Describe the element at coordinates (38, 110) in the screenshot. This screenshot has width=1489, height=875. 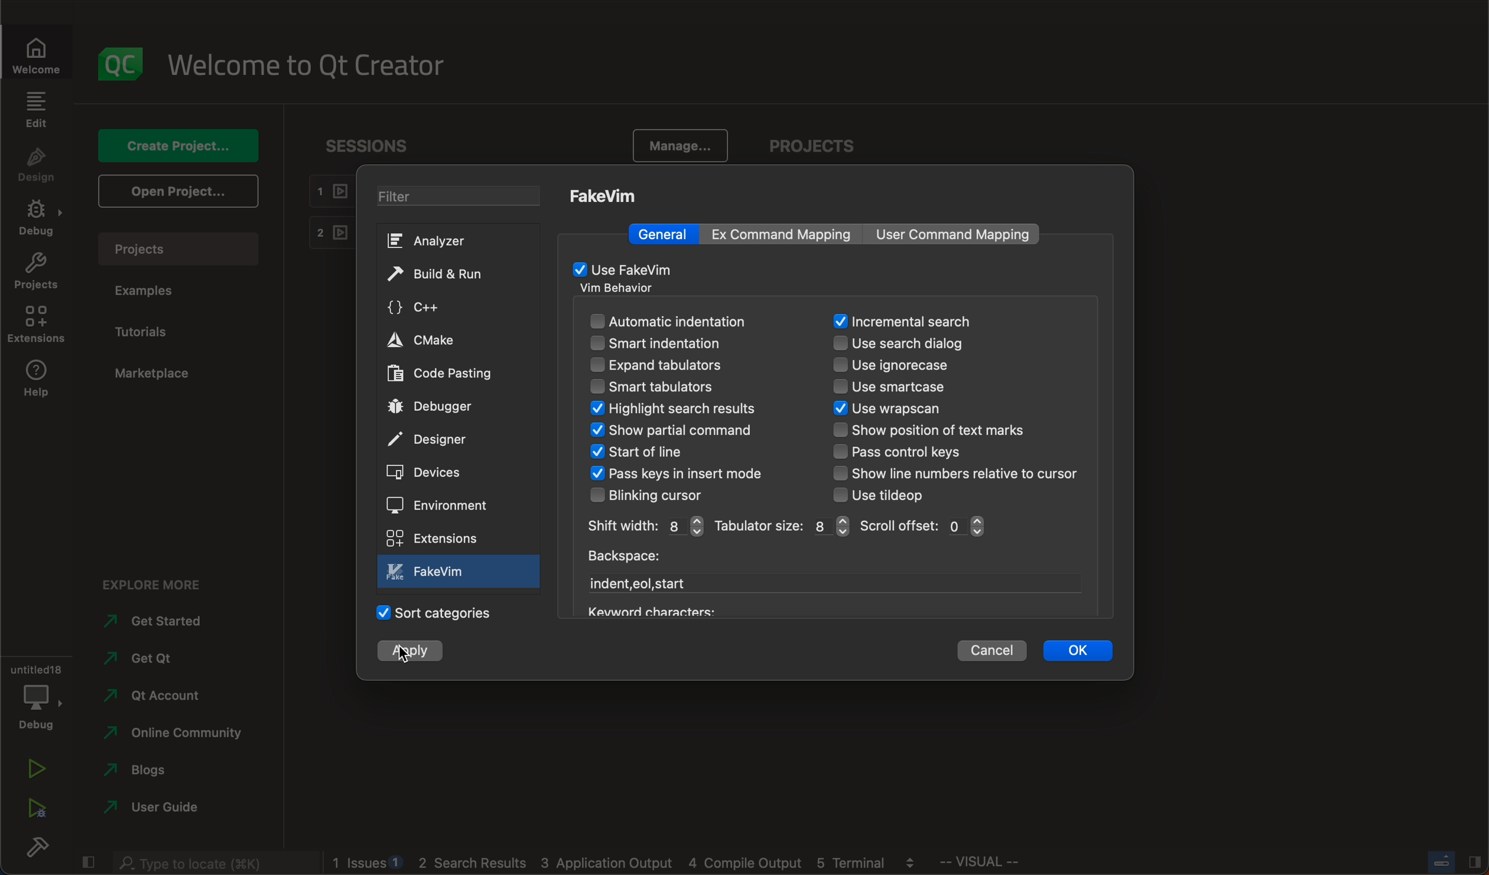
I see `edit` at that location.